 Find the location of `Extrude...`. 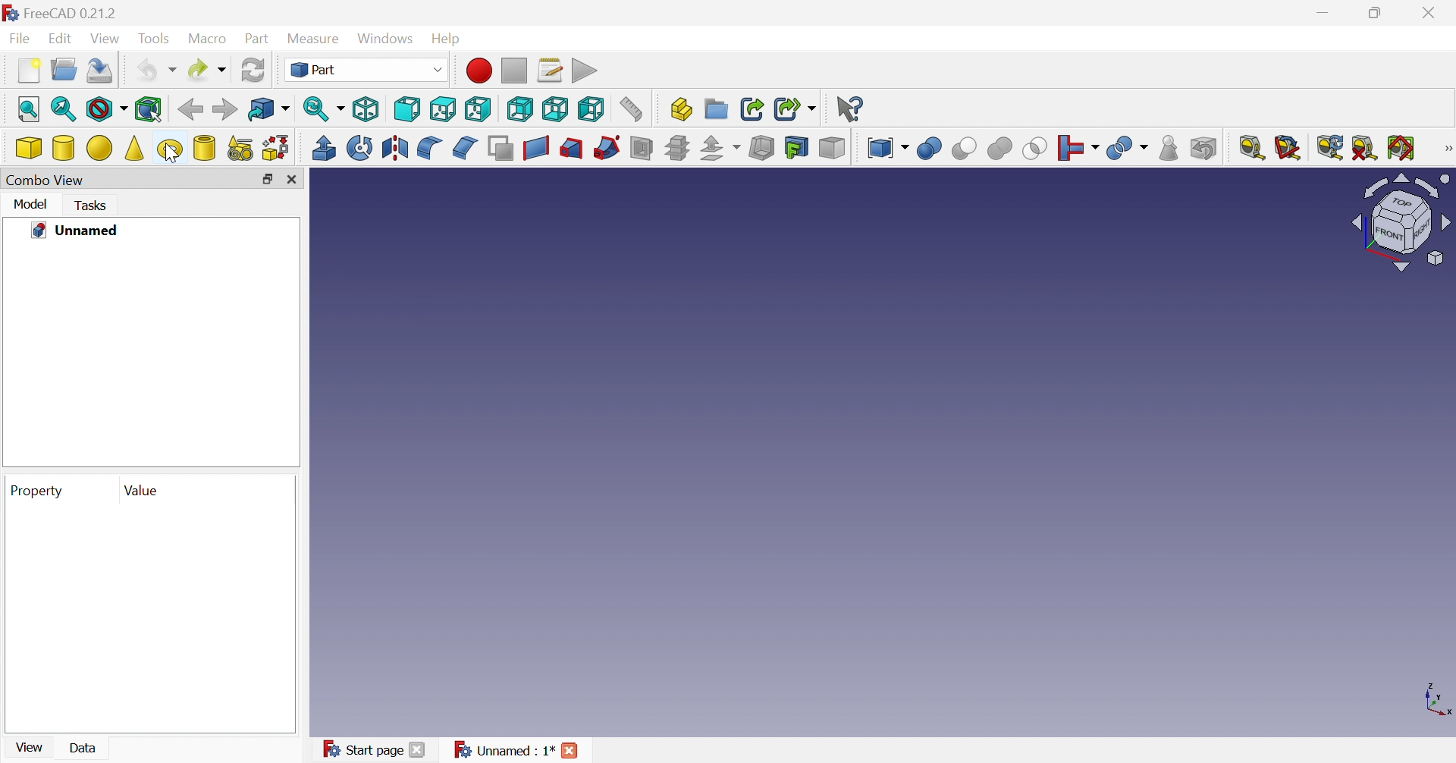

Extrude... is located at coordinates (323, 148).